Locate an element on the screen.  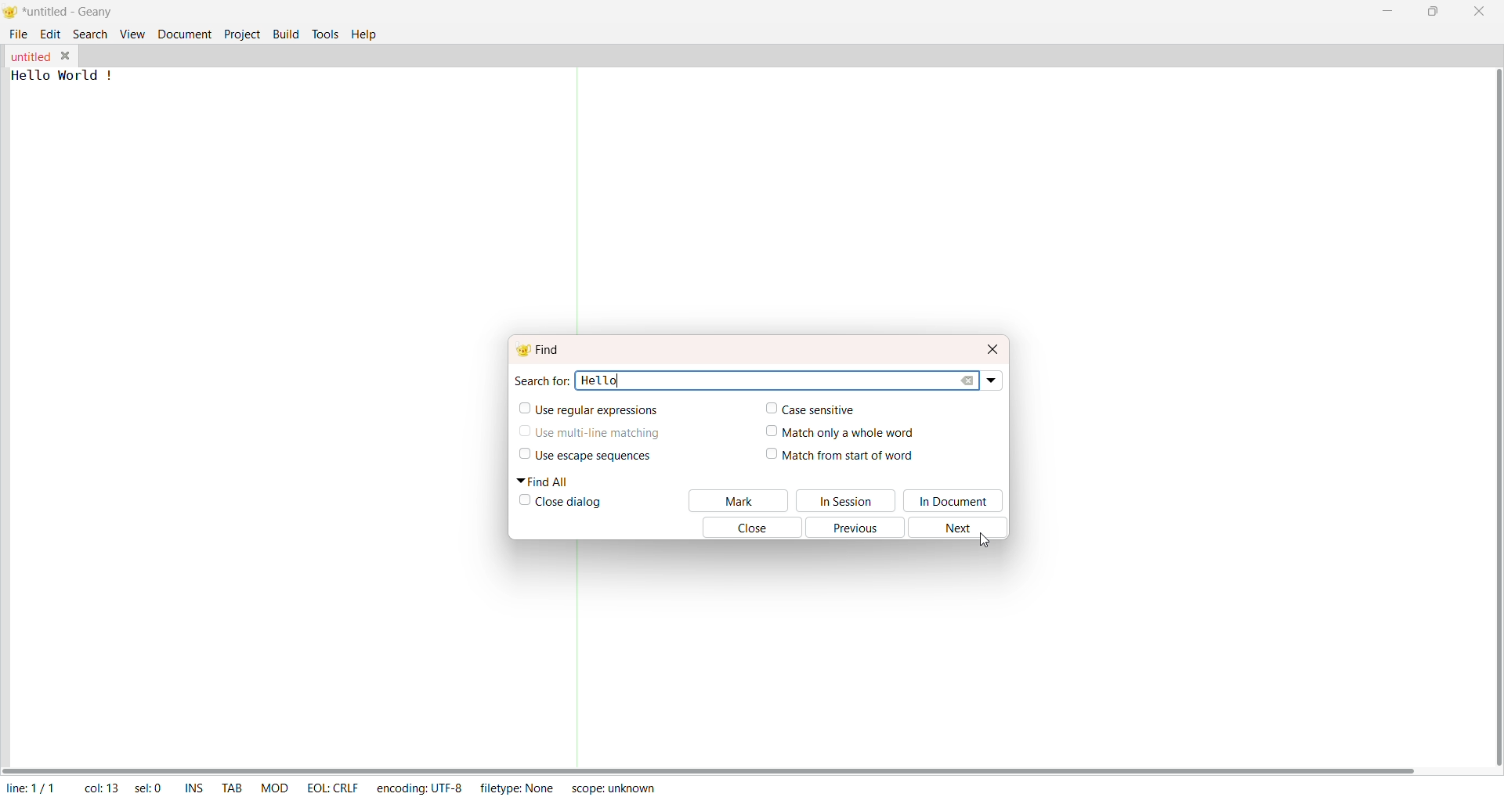
match only a whole world is located at coordinates (857, 432).